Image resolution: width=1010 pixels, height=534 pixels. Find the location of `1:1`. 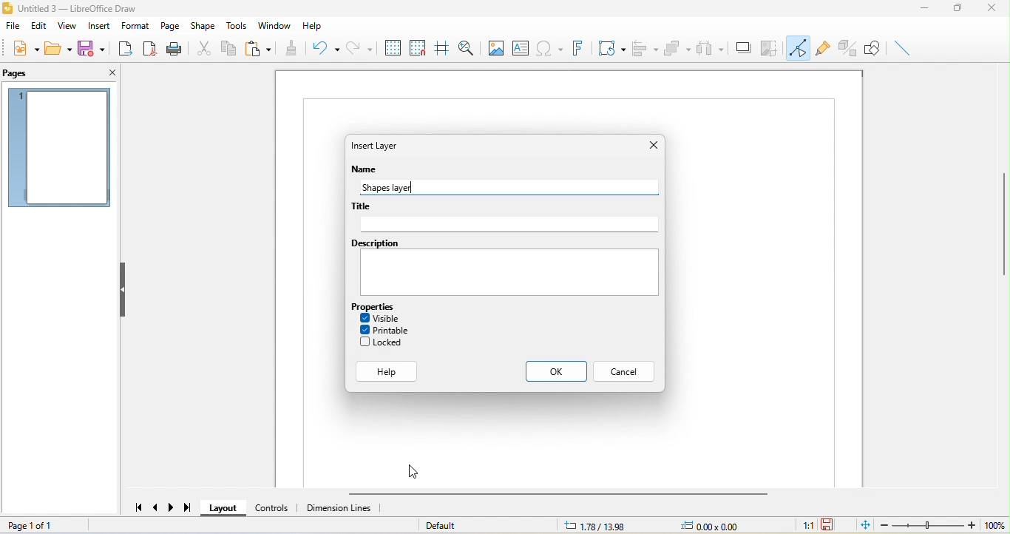

1:1 is located at coordinates (802, 526).